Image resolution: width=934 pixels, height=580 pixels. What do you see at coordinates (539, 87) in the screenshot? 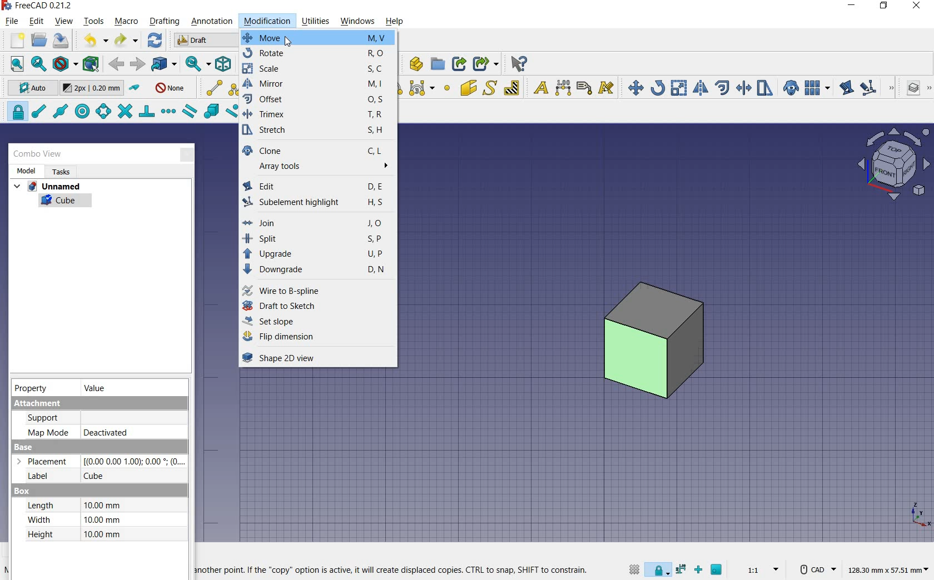
I see `text` at bounding box center [539, 87].